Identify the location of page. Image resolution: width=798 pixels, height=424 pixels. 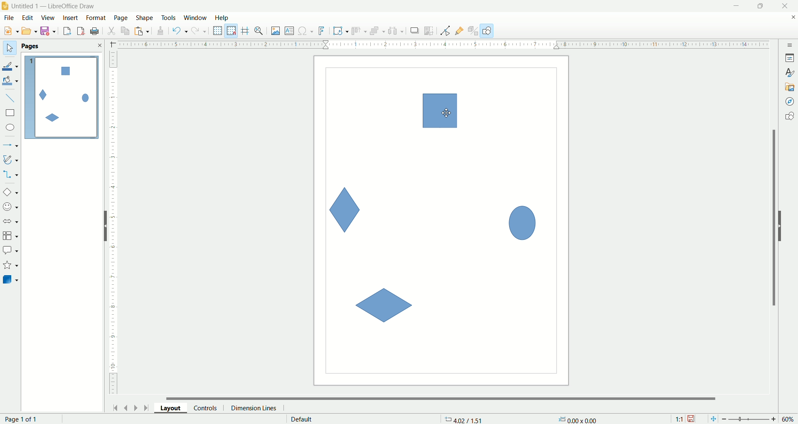
(122, 17).